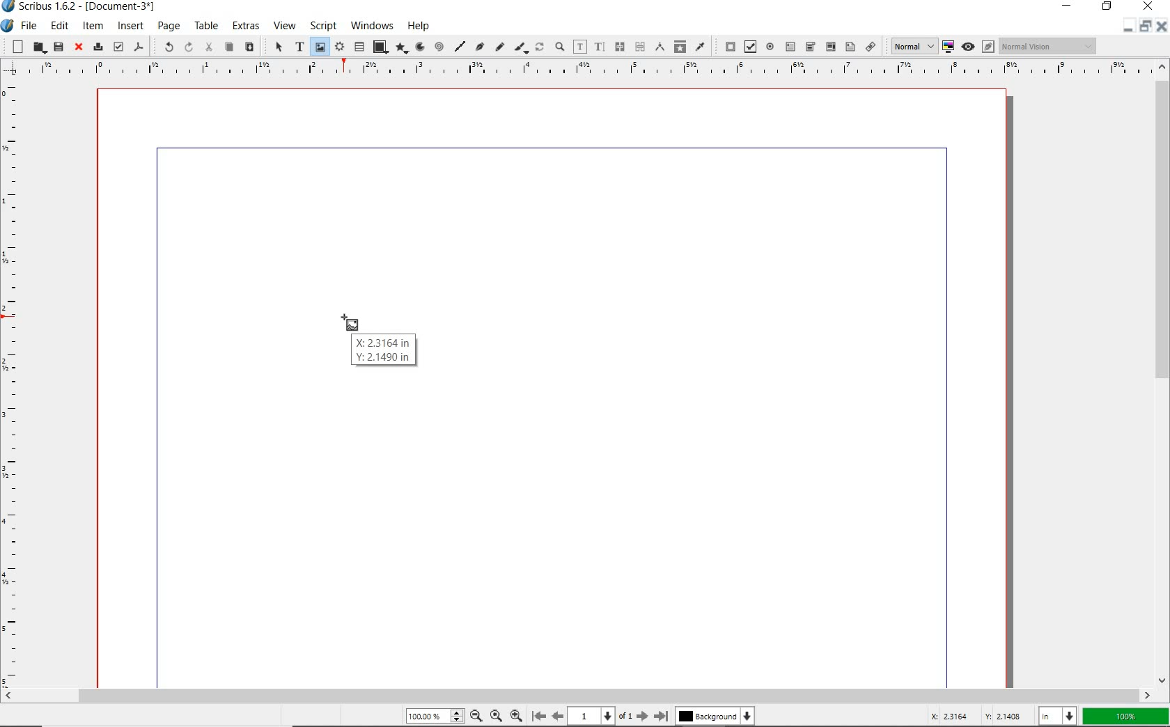 The width and height of the screenshot is (1170, 727). Describe the element at coordinates (372, 26) in the screenshot. I see `WINDOWS` at that location.